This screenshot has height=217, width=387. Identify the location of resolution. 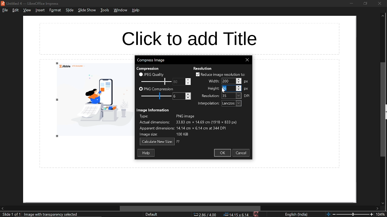
(210, 96).